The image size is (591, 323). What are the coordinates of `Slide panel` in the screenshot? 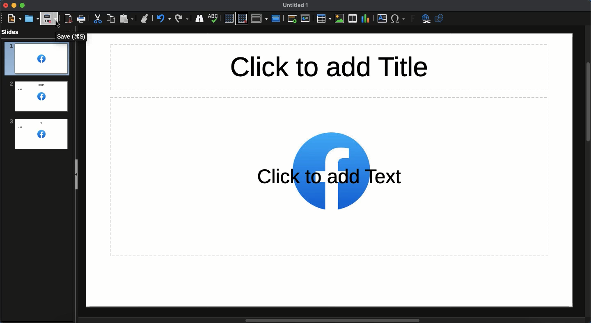 It's located at (76, 175).